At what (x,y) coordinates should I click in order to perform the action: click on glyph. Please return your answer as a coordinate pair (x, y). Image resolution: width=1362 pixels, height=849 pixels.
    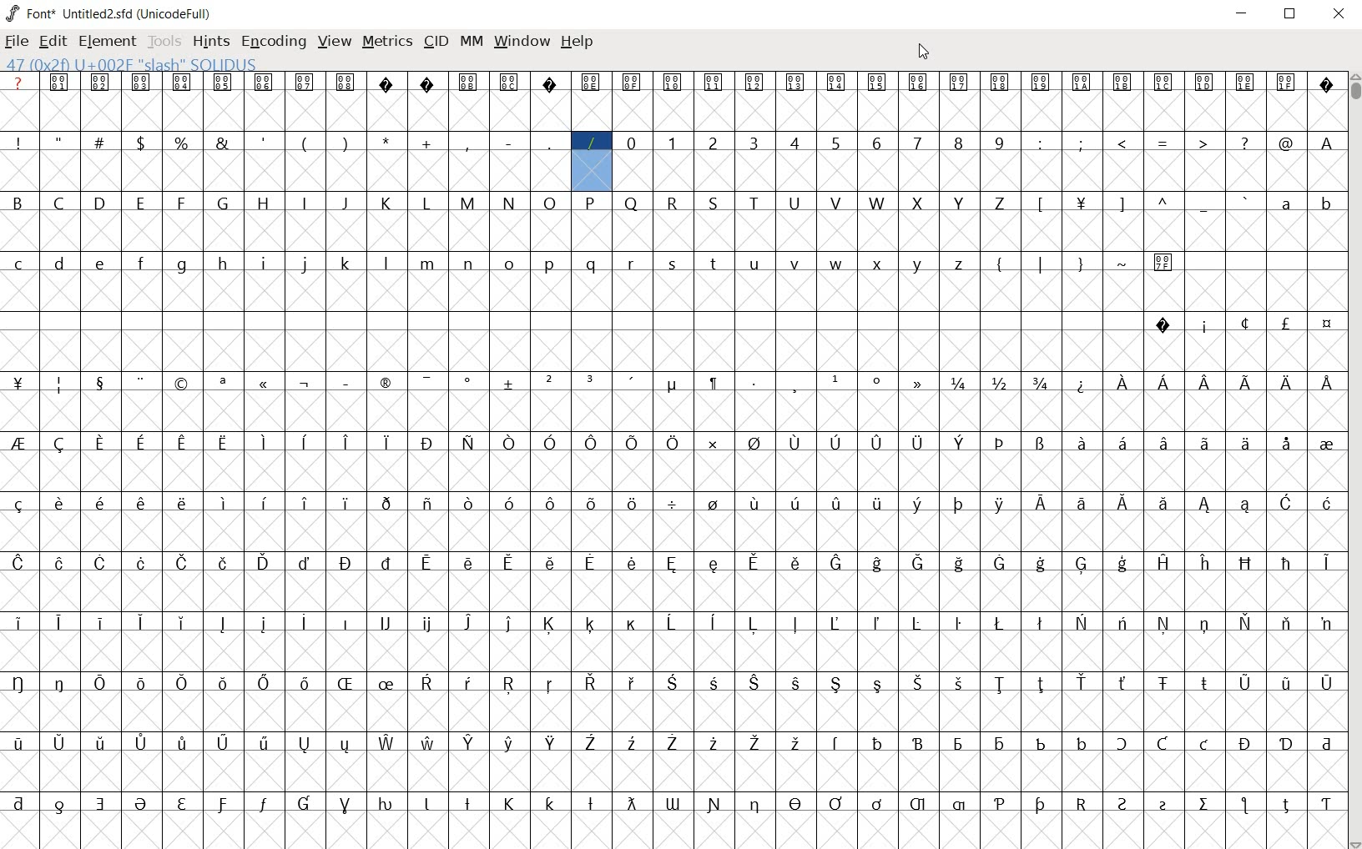
    Looking at the image, I should click on (510, 384).